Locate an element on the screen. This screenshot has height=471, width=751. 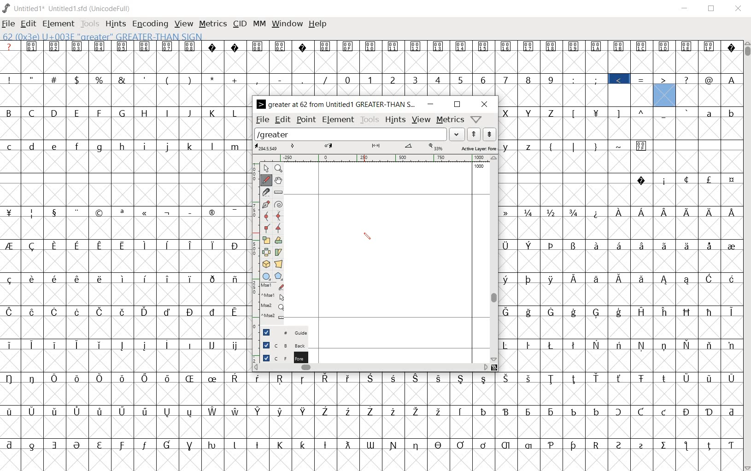
file is located at coordinates (262, 120).